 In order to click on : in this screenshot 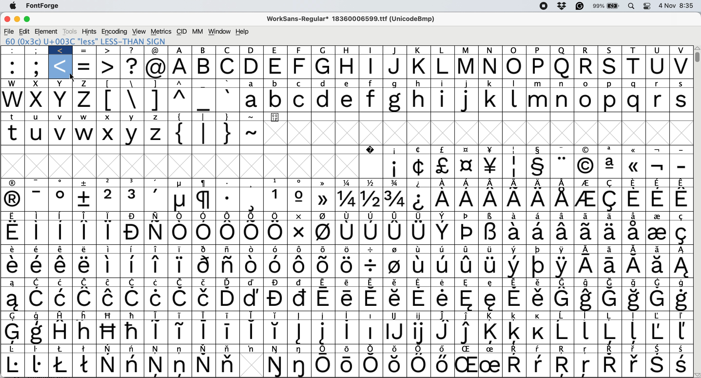, I will do `click(14, 50)`.